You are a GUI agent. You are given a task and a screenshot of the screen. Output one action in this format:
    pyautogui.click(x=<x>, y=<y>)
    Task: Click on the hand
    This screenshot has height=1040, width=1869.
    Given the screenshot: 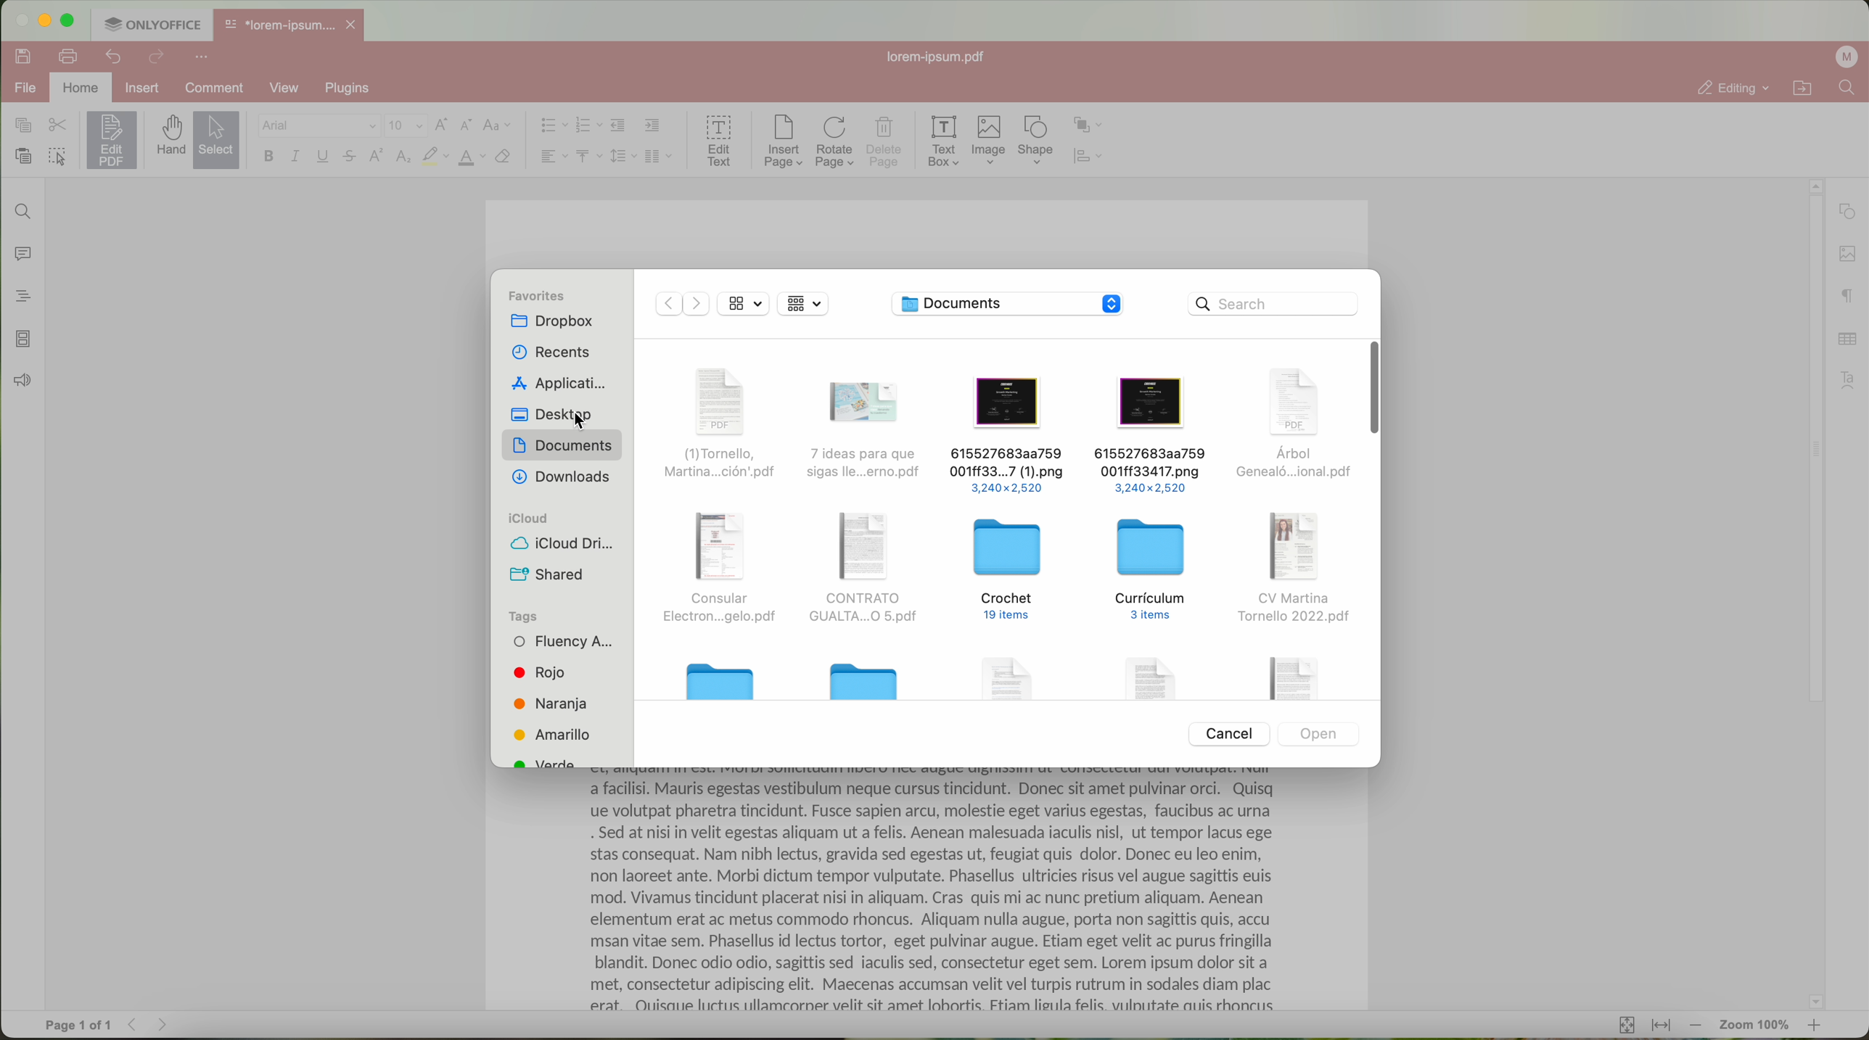 What is the action you would take?
    pyautogui.click(x=169, y=136)
    